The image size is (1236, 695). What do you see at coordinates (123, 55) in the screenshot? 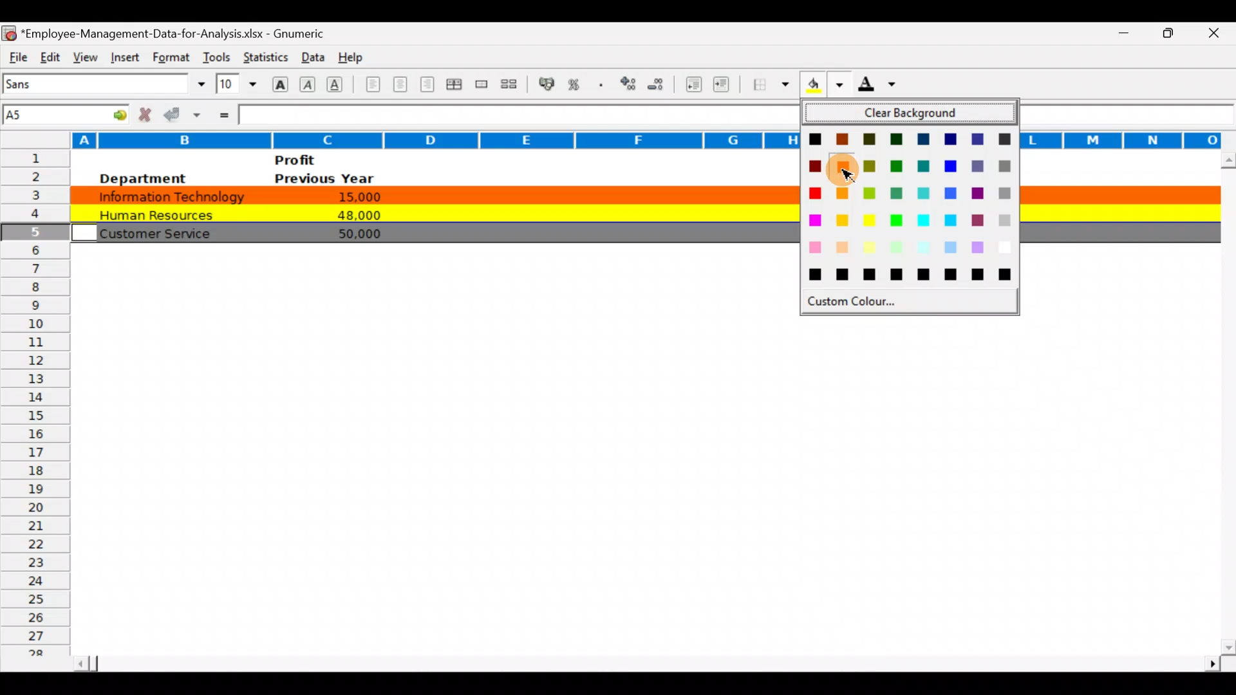
I see `Insert` at bounding box center [123, 55].